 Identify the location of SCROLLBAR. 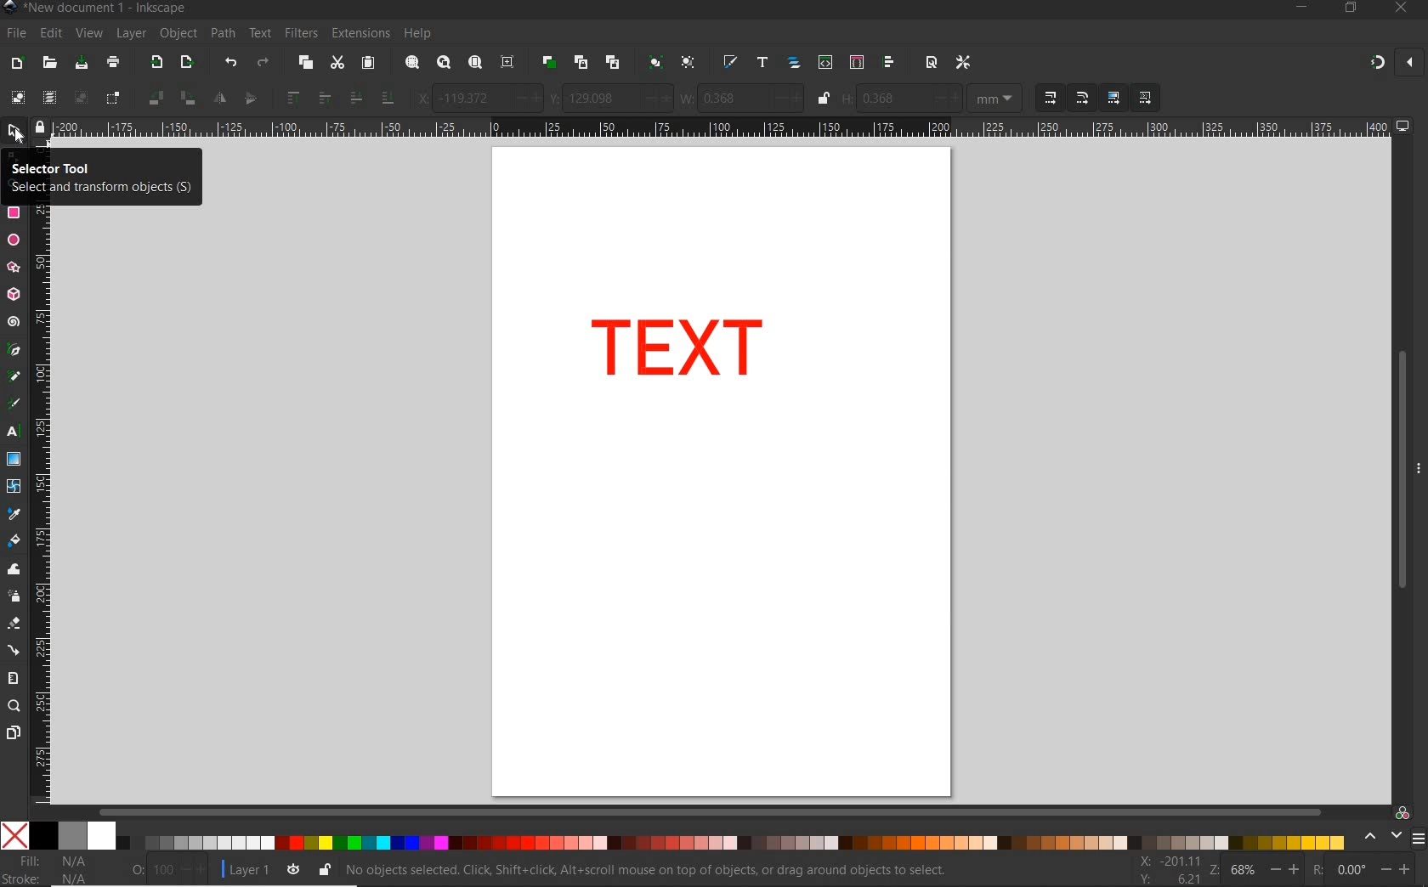
(707, 809).